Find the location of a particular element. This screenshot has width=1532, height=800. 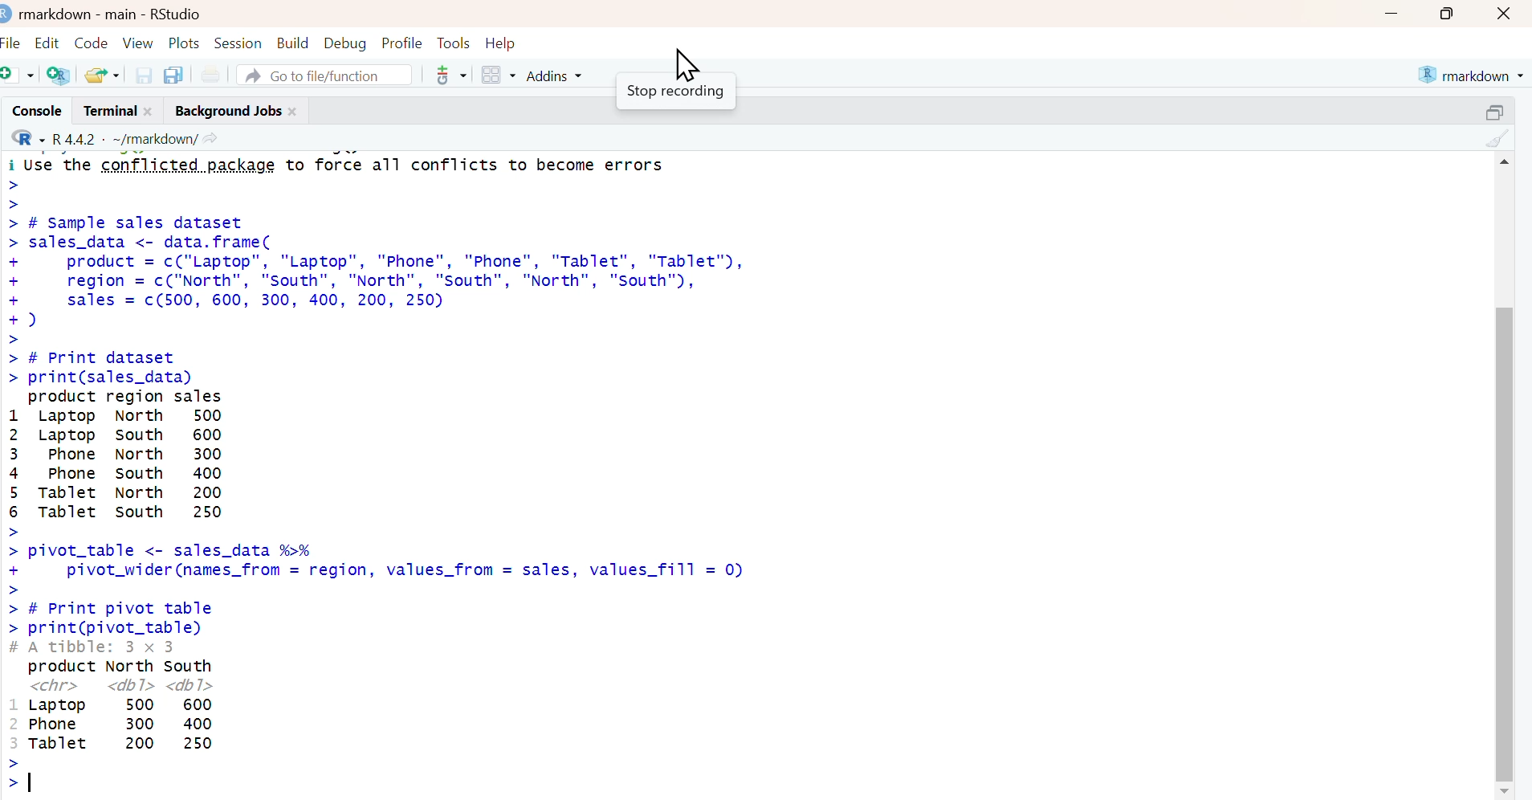

open recent files is located at coordinates (103, 73).